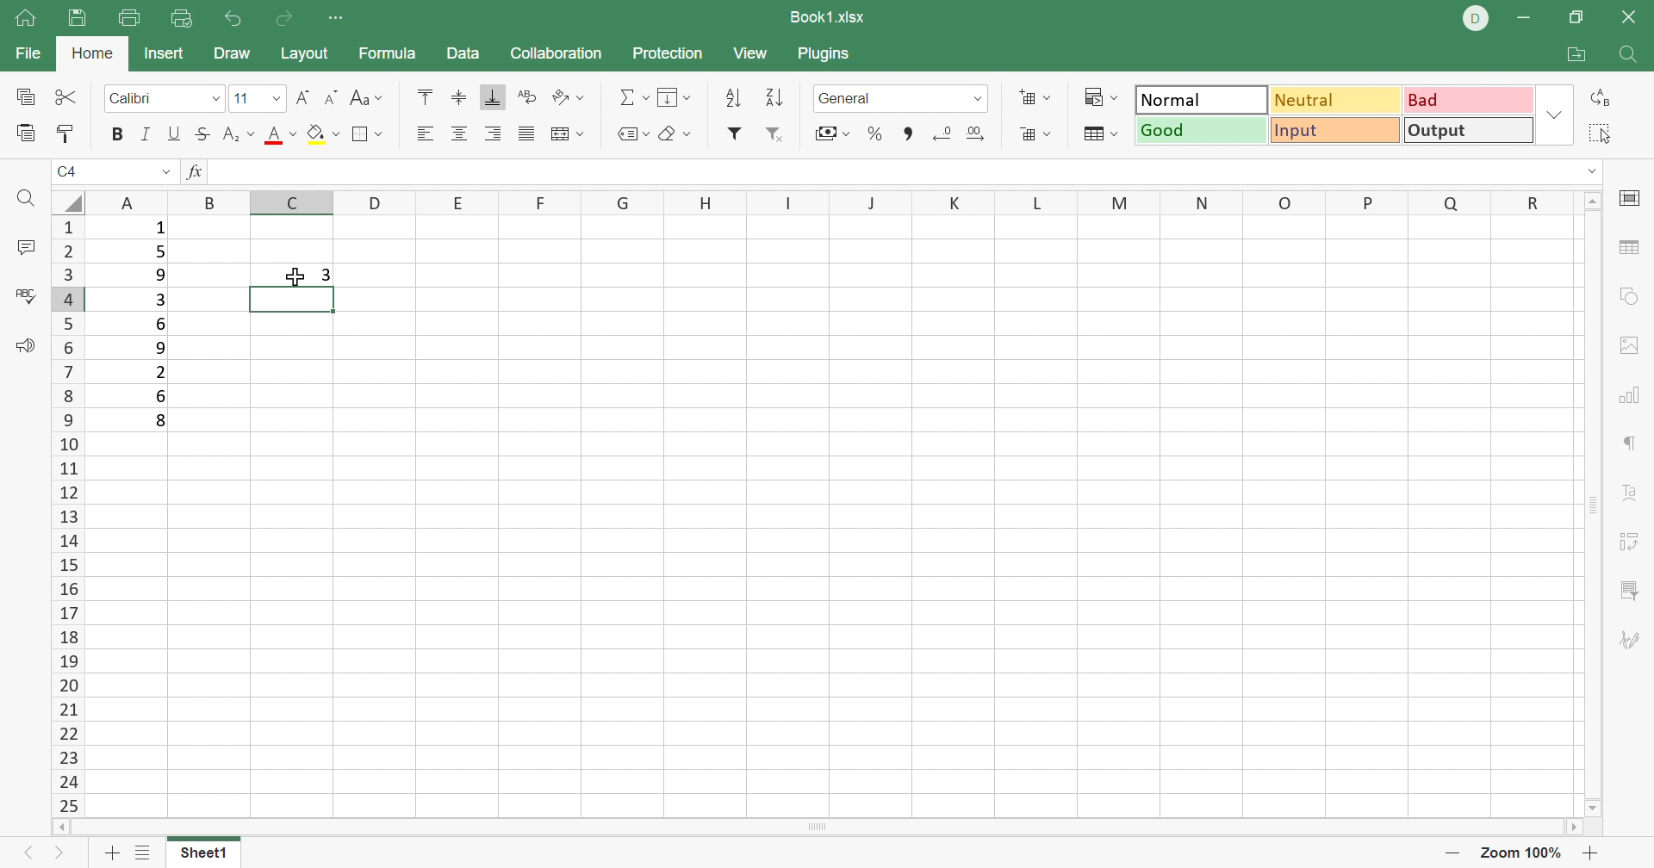 The height and width of the screenshot is (868, 1654). Describe the element at coordinates (975, 133) in the screenshot. I see `Increase decimal` at that location.